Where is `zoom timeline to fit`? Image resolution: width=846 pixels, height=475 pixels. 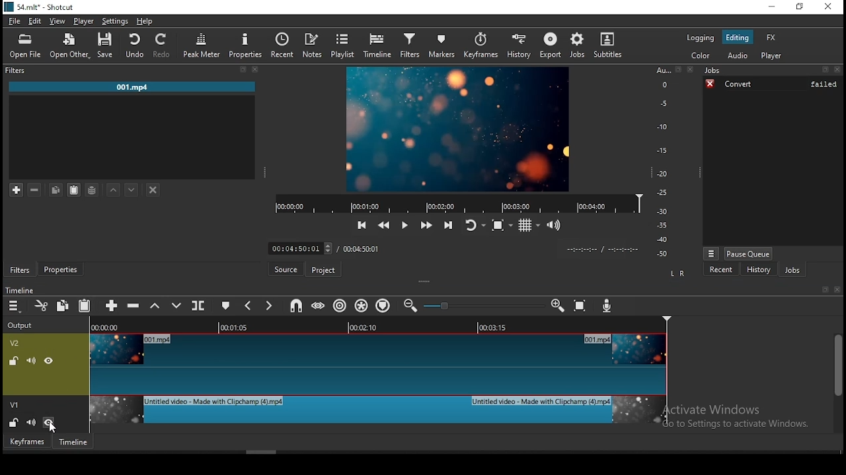
zoom timeline to fit is located at coordinates (580, 306).